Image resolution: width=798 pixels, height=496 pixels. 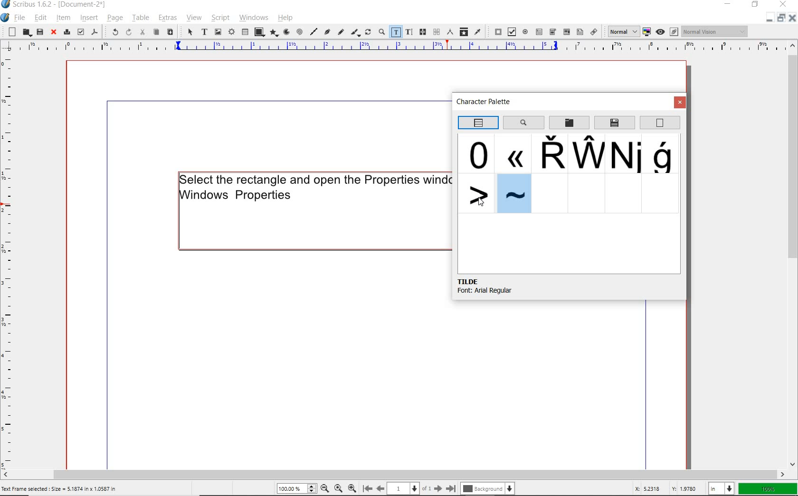 I want to click on restore, so click(x=755, y=5).